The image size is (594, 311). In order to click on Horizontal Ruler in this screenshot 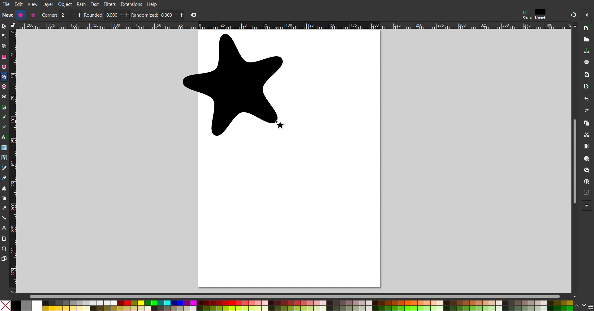, I will do `click(294, 25)`.